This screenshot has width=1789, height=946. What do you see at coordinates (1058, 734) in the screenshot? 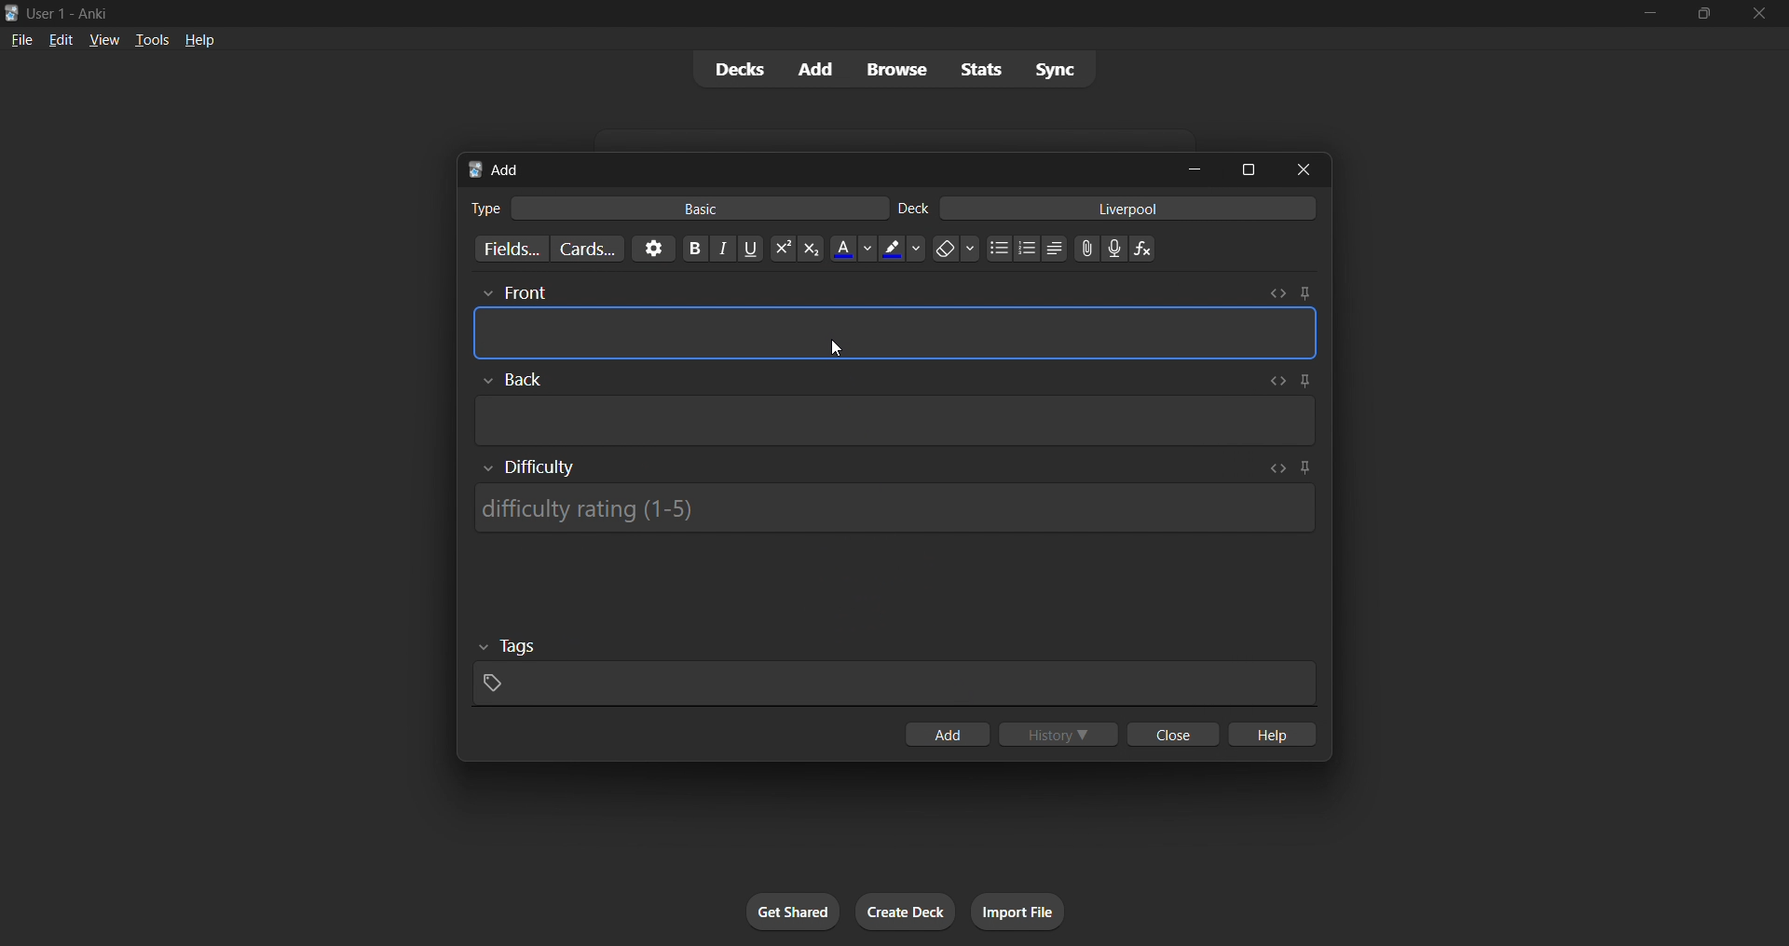
I see `history` at bounding box center [1058, 734].